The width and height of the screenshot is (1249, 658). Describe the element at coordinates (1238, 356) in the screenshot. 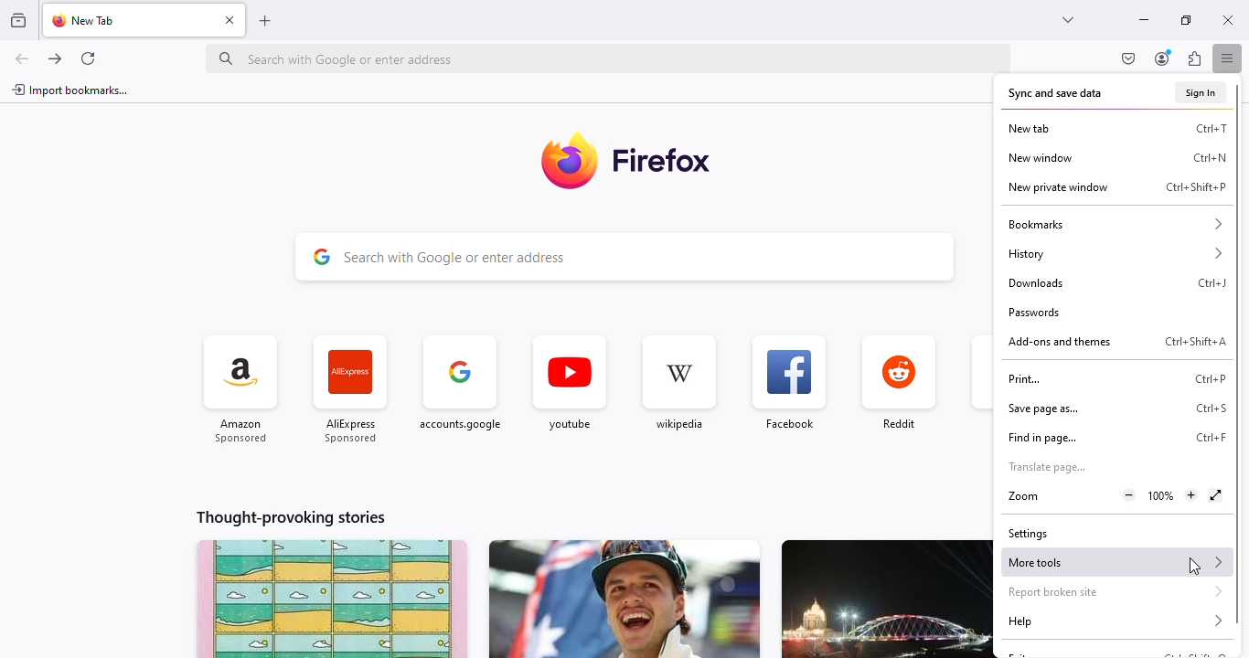

I see `vertical scroll bar` at that location.